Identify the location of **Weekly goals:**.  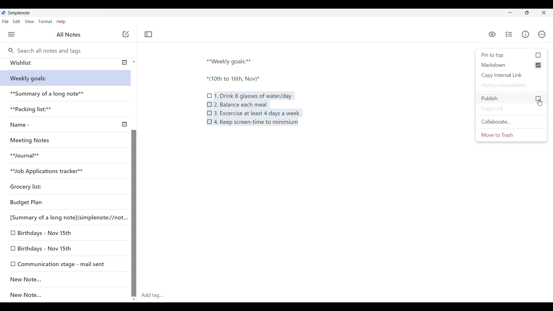
(231, 60).